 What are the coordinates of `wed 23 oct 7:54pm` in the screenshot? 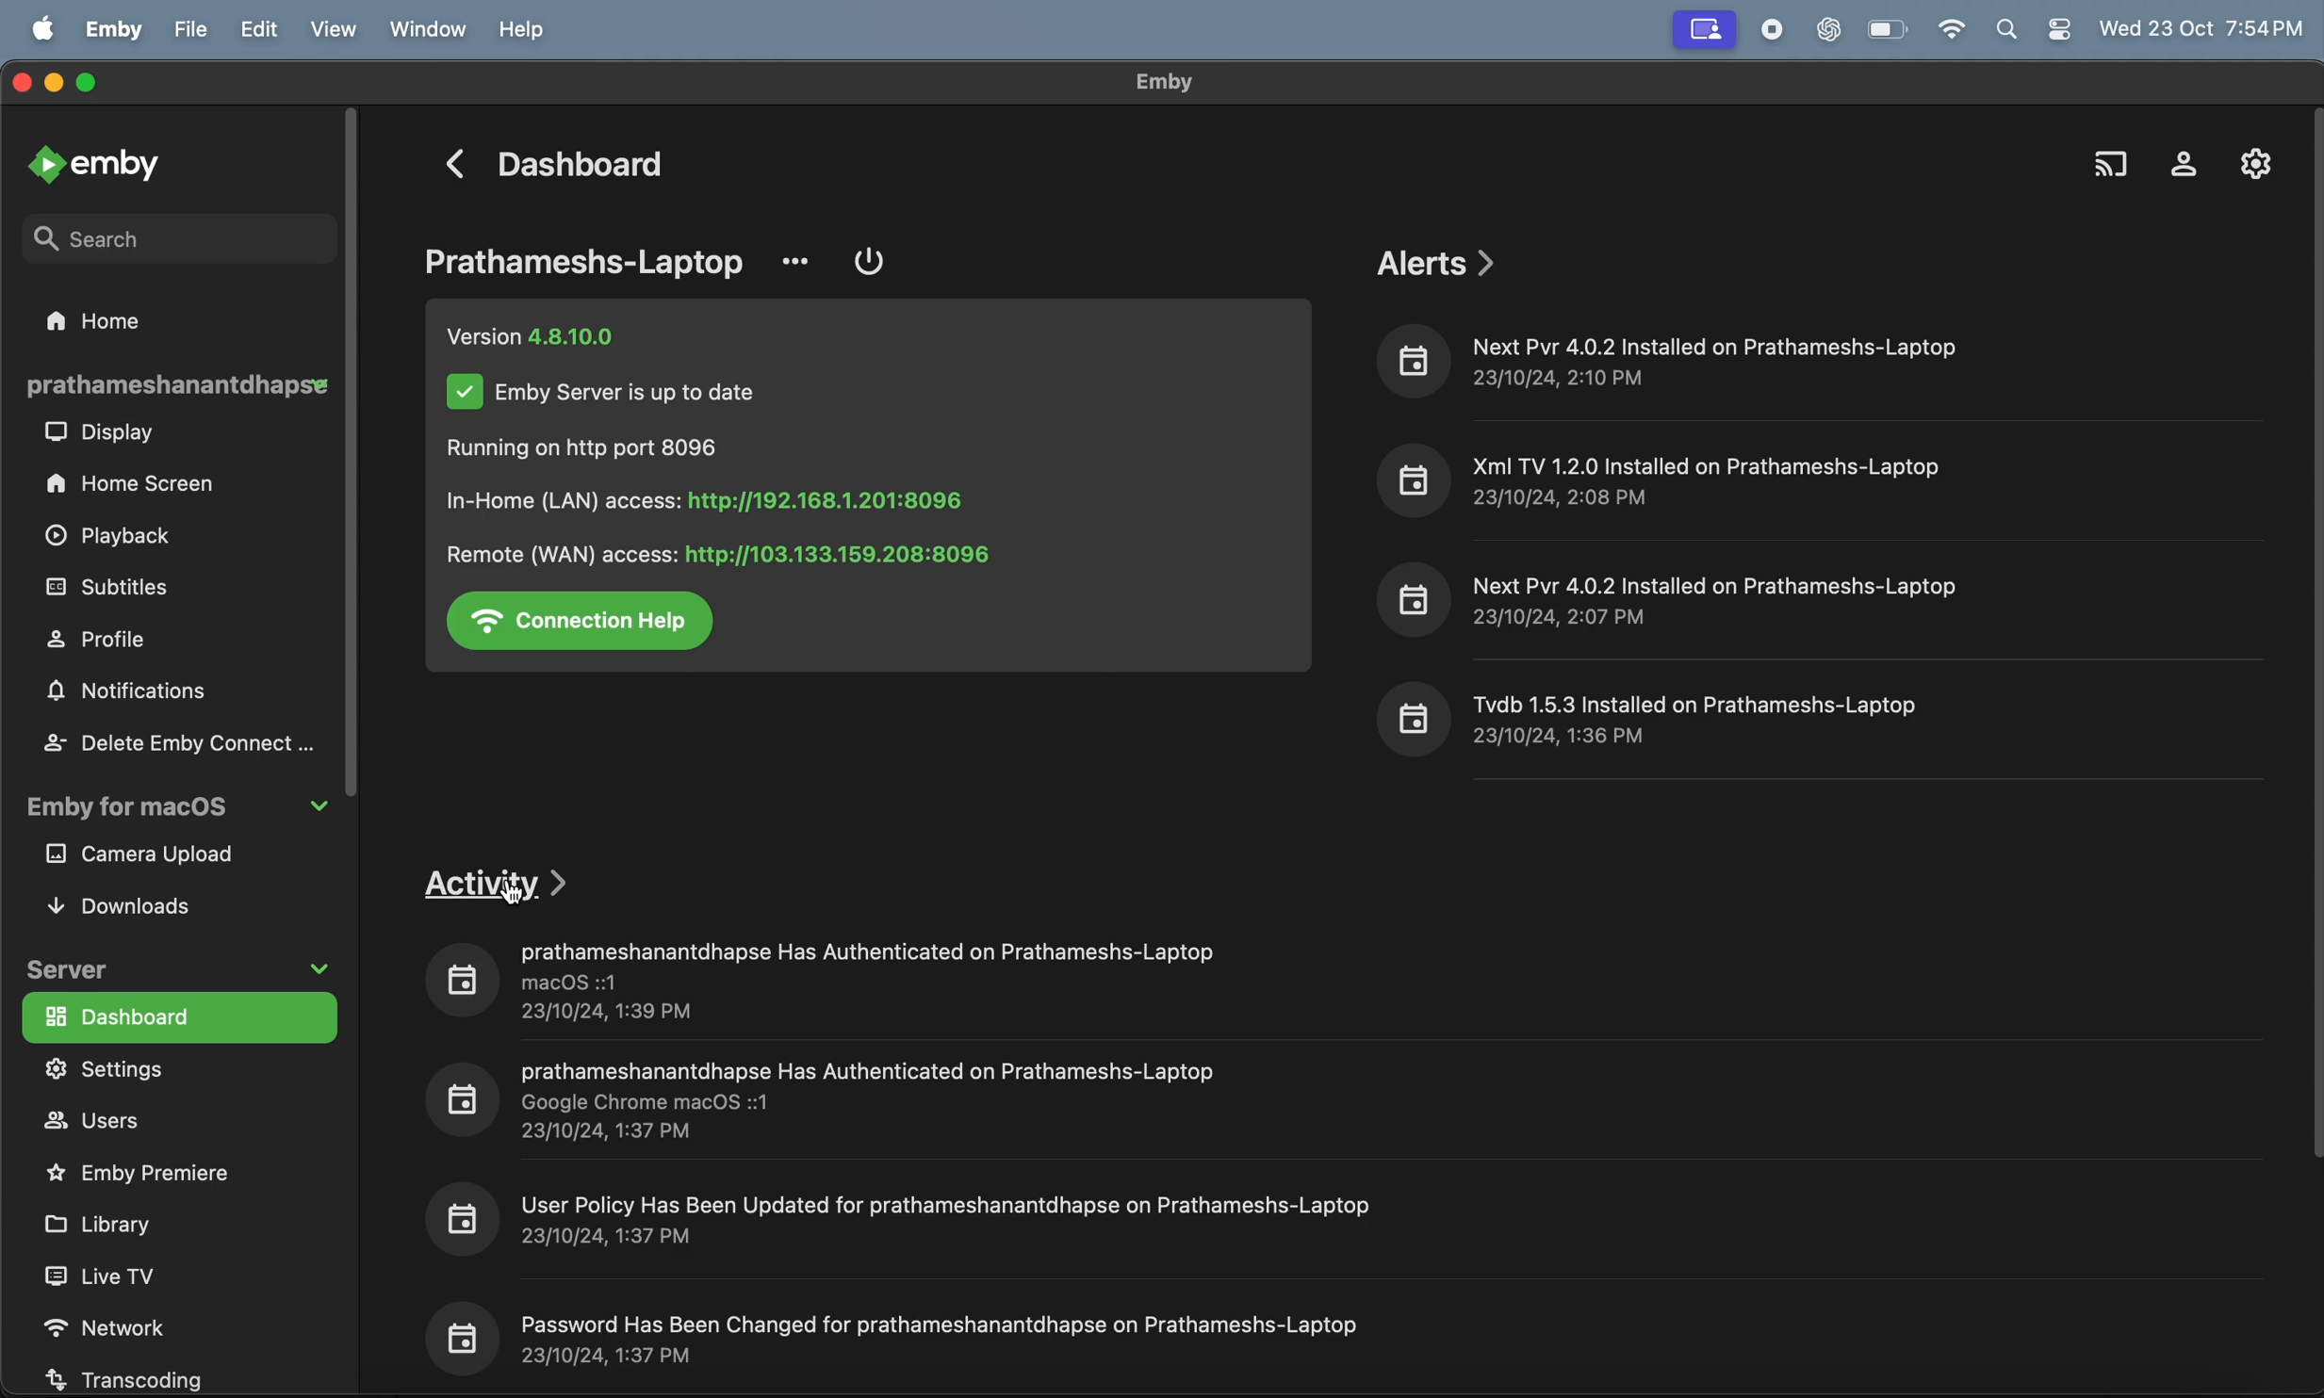 It's located at (2204, 24).